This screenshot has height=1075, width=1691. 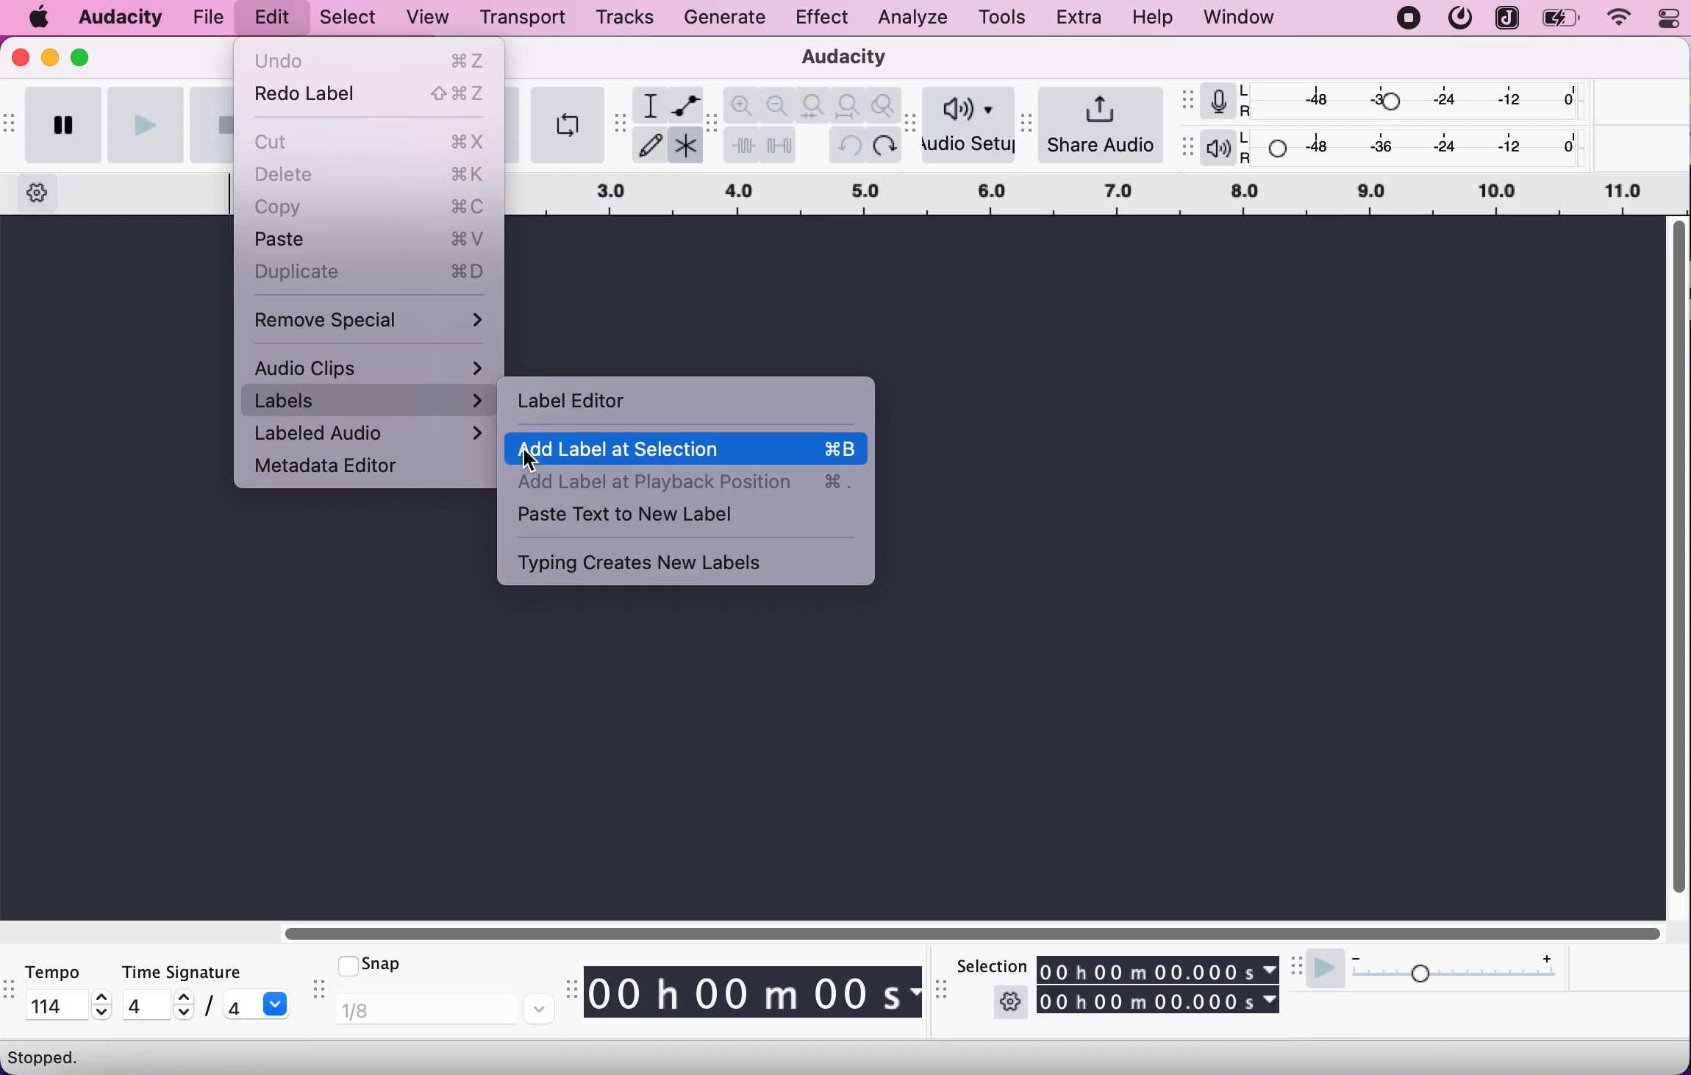 What do you see at coordinates (850, 145) in the screenshot?
I see `undo` at bounding box center [850, 145].